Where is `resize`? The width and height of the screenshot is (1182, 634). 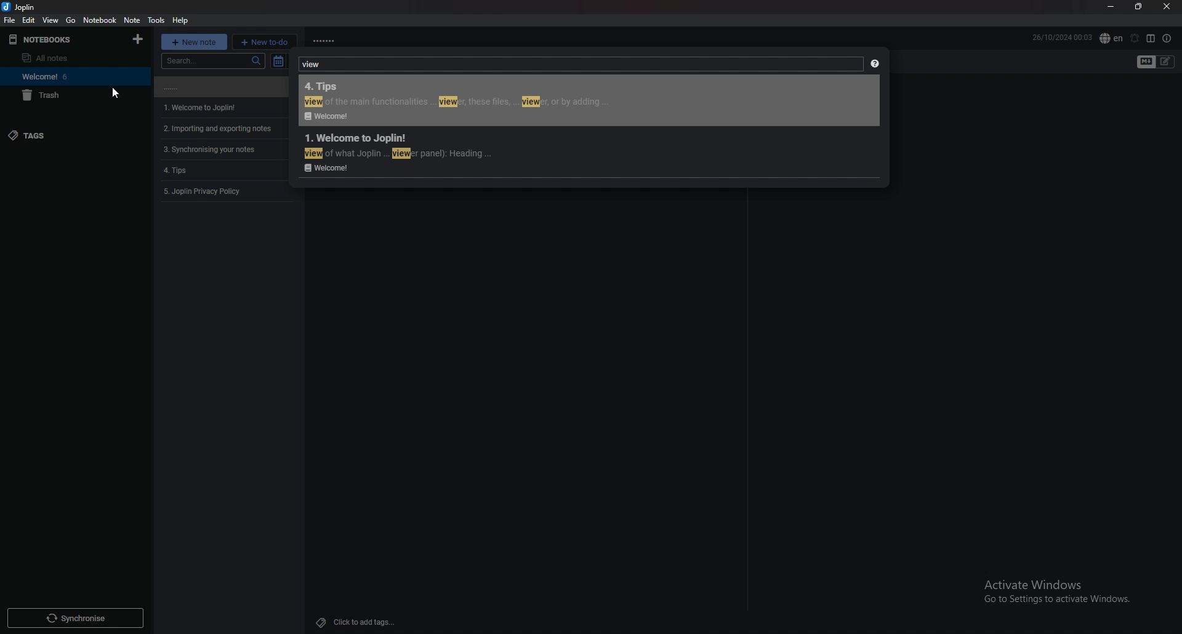
resize is located at coordinates (1141, 7).